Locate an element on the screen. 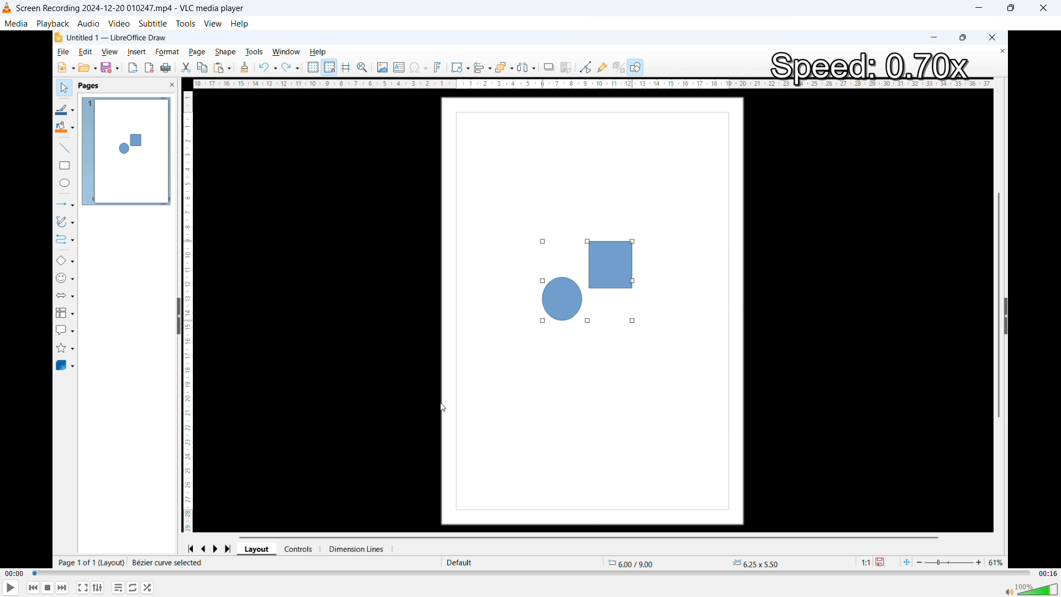  Full screen  is located at coordinates (83, 587).